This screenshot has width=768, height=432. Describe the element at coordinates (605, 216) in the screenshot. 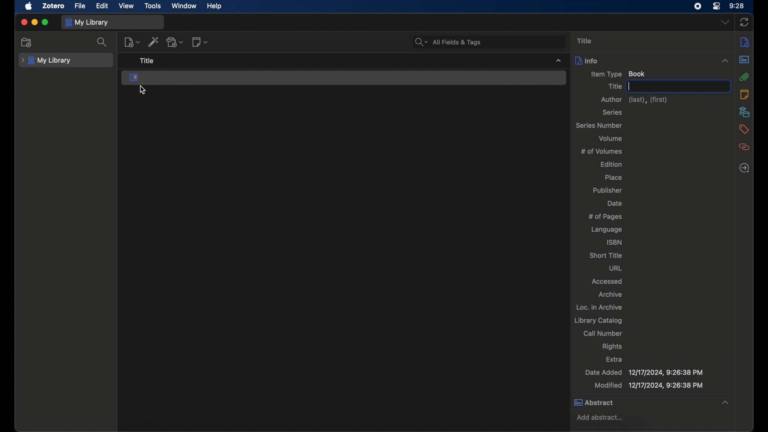

I see `no of pages` at that location.